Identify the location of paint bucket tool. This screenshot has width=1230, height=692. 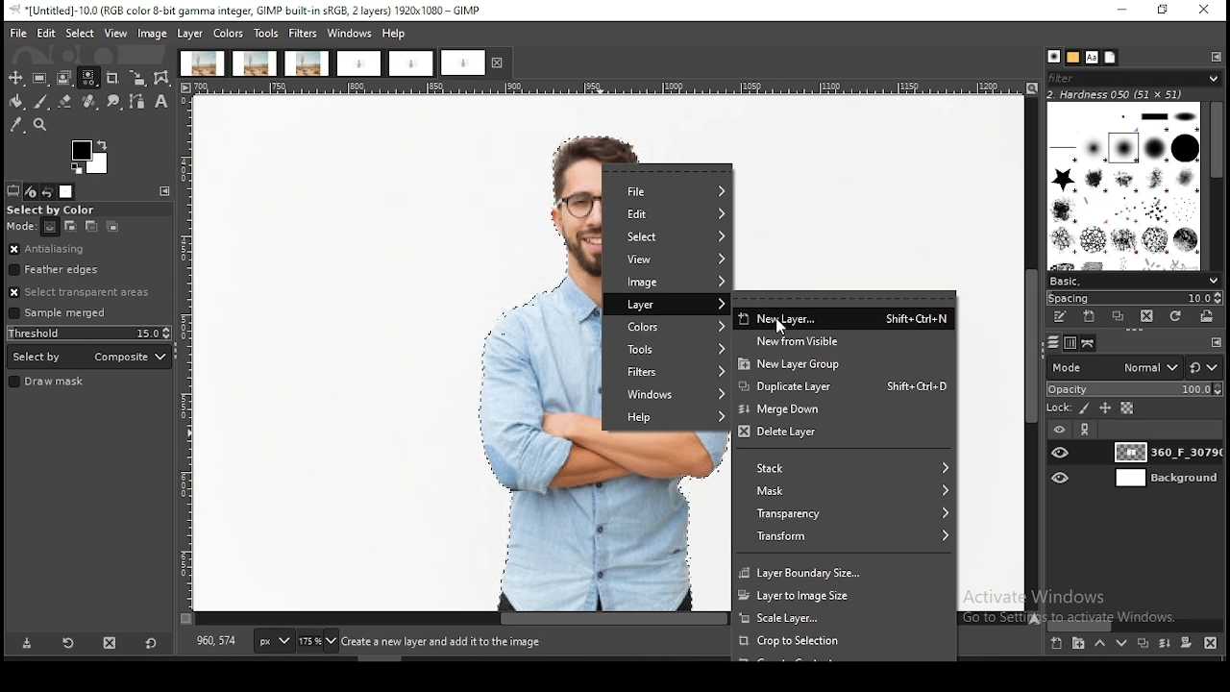
(14, 102).